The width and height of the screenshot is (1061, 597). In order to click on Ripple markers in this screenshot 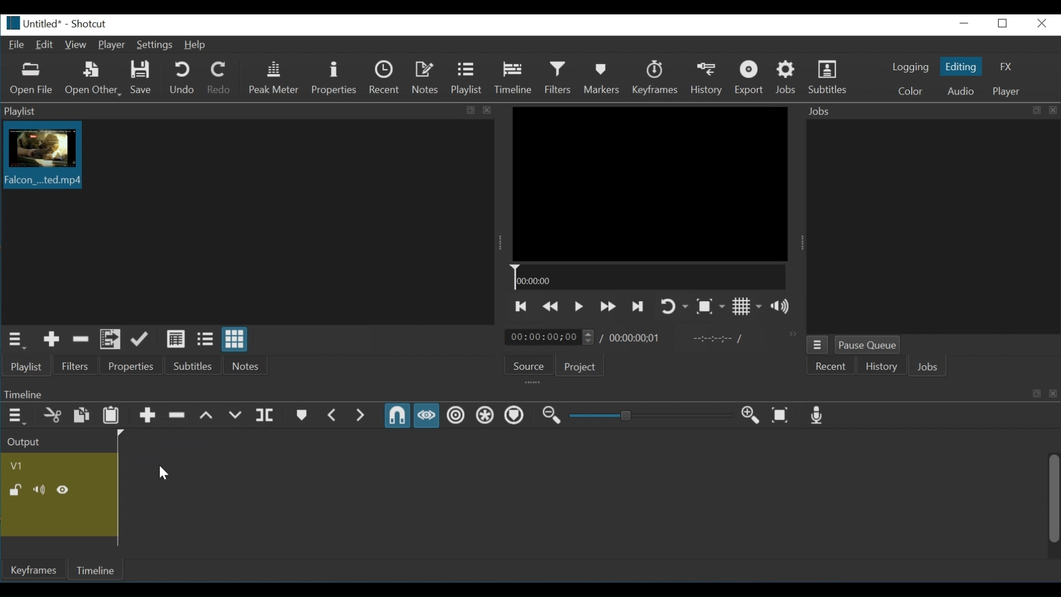, I will do `click(513, 415)`.